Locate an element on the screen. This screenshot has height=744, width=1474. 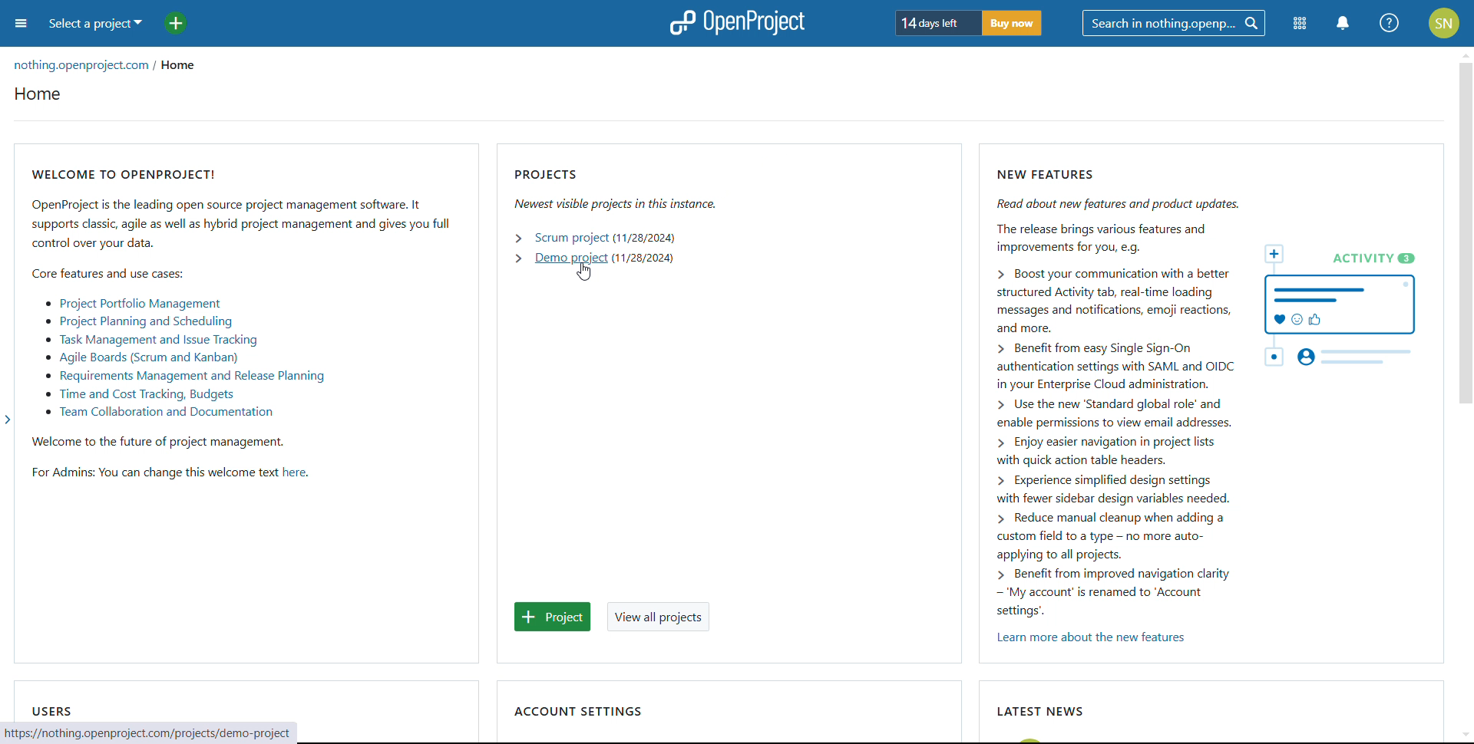
home is located at coordinates (200, 65).